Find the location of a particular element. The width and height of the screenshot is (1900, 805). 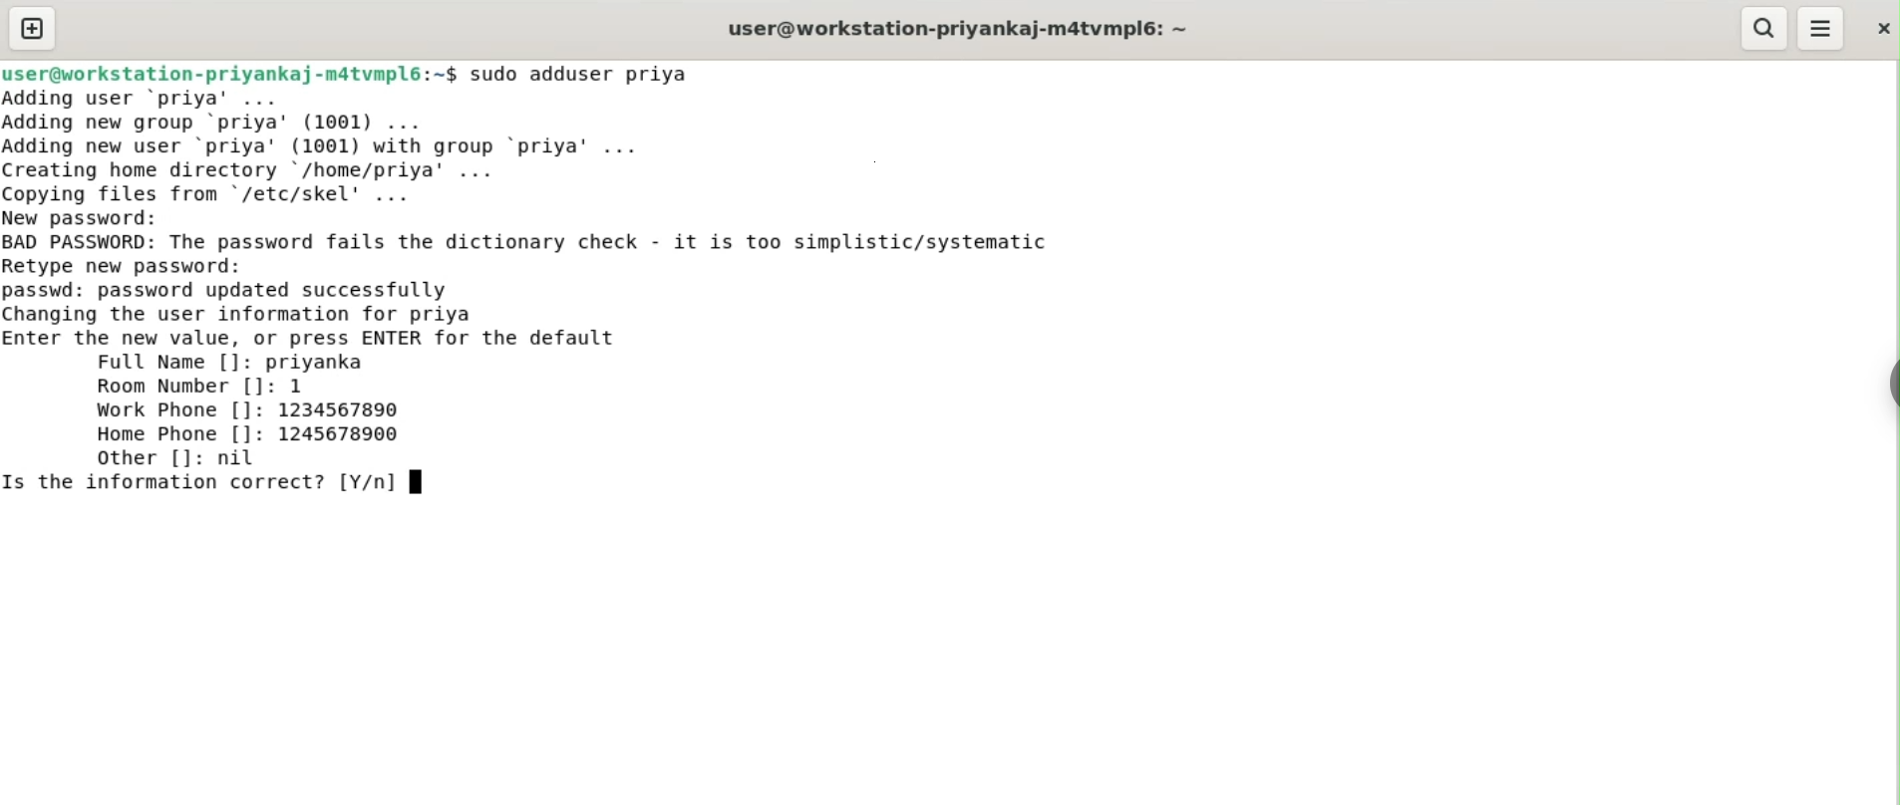

is thie information correct? [Y/n] is located at coordinates (225, 487).